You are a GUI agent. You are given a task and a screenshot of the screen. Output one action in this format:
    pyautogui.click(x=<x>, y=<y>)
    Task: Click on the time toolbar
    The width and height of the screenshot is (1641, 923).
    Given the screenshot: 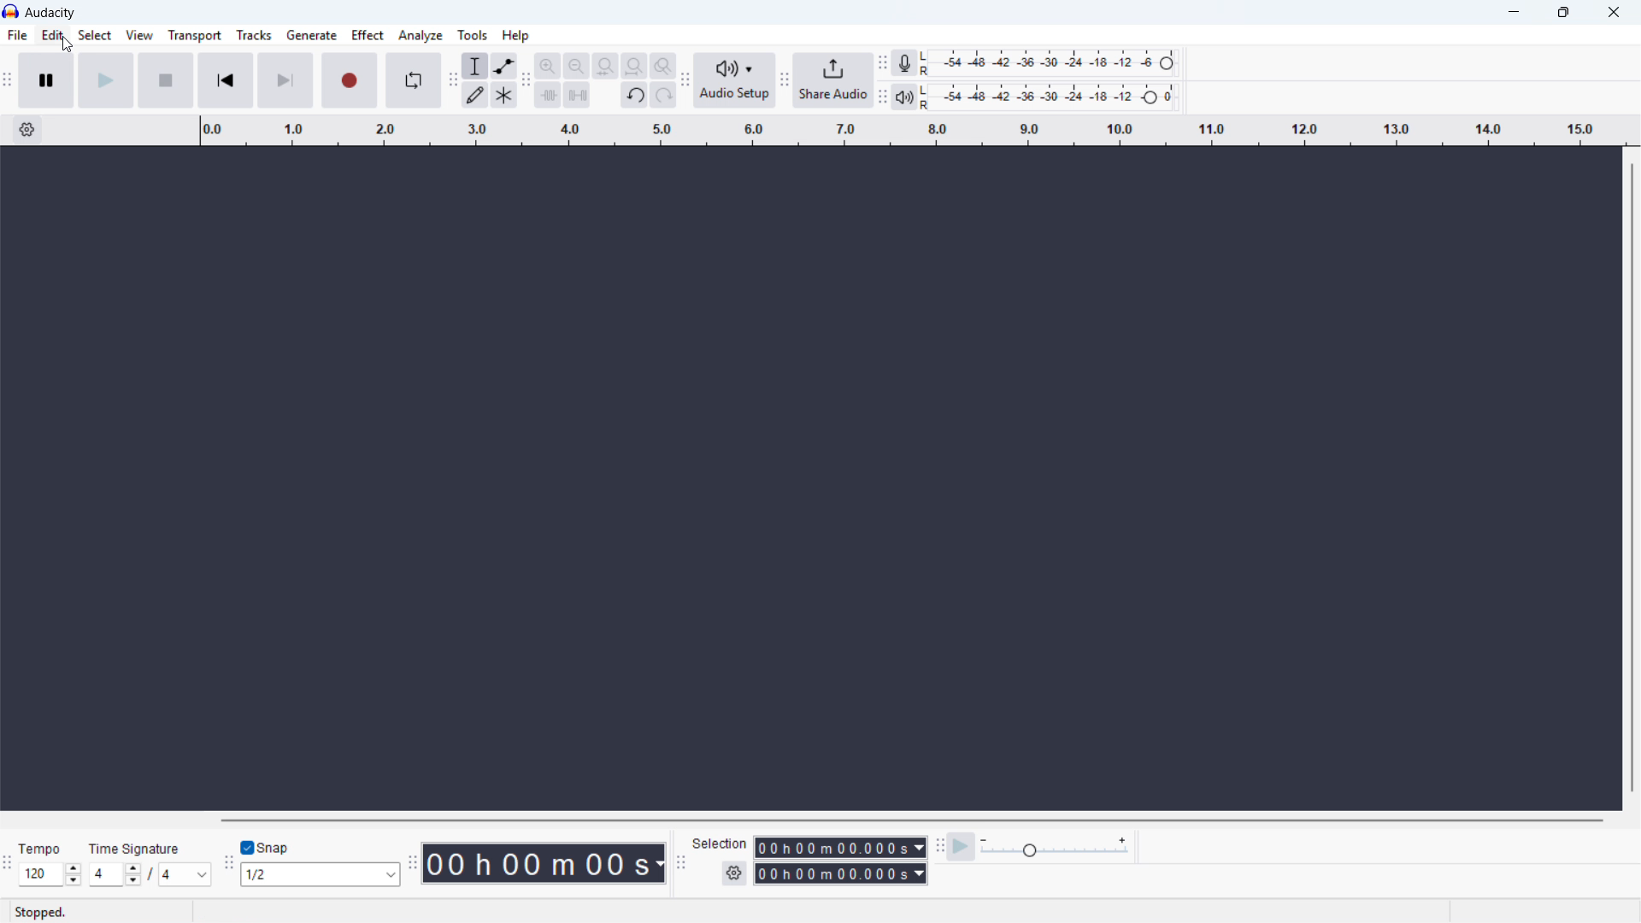 What is the action you would take?
    pyautogui.click(x=410, y=864)
    